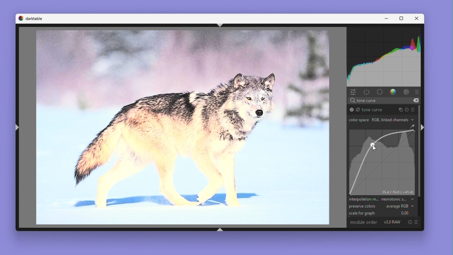 The height and width of the screenshot is (255, 453). What do you see at coordinates (416, 222) in the screenshot?
I see `preset` at bounding box center [416, 222].